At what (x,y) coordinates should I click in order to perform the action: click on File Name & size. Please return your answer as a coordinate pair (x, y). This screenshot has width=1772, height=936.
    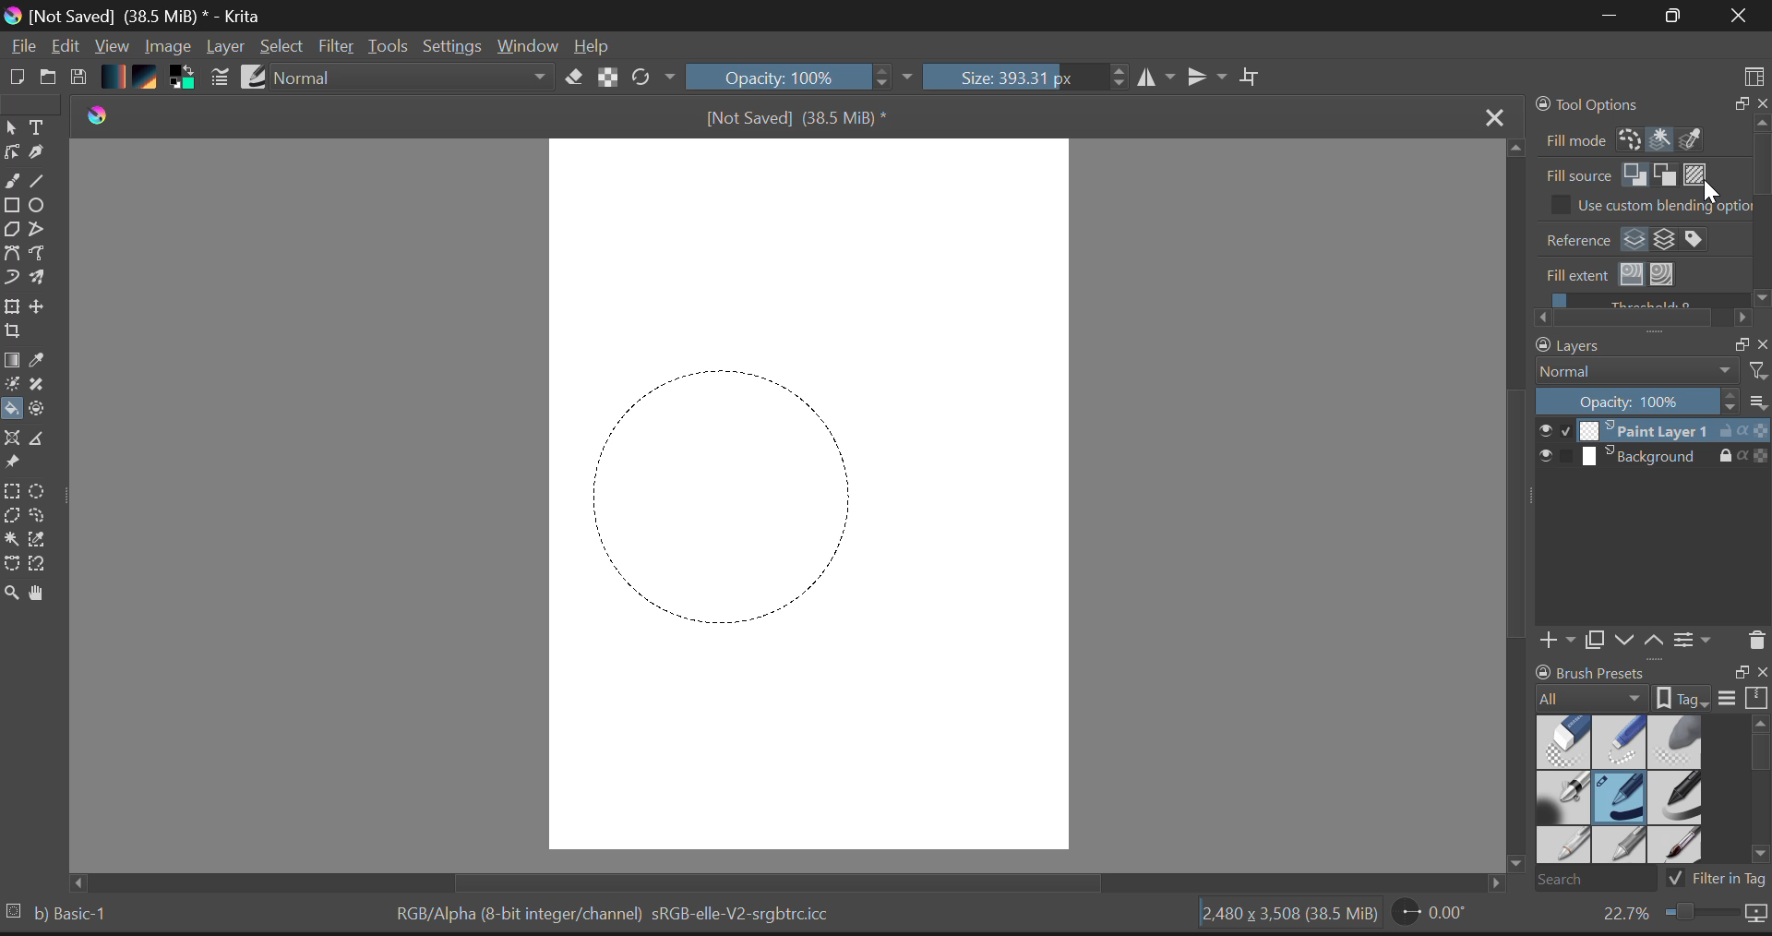
    Looking at the image, I should click on (796, 117).